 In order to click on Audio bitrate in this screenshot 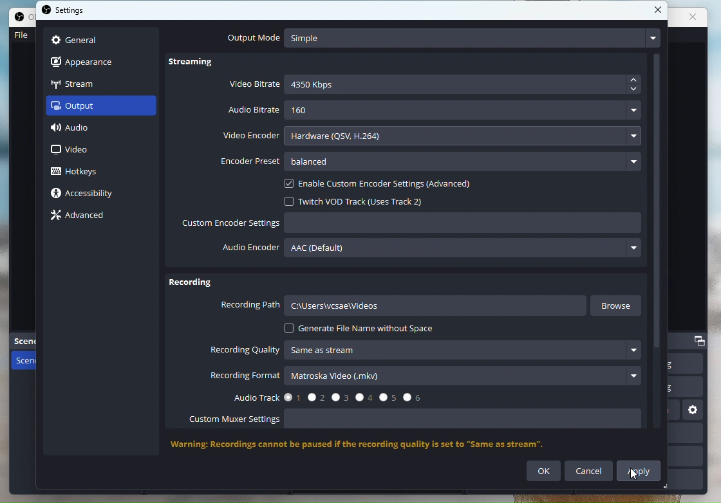, I will do `click(436, 111)`.